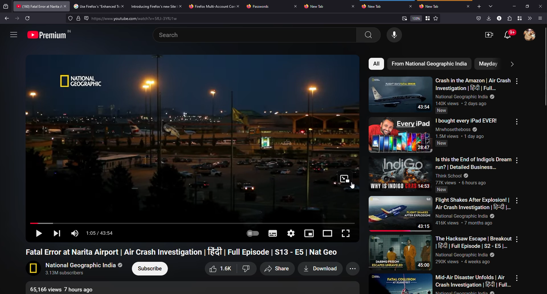 The image size is (547, 294). What do you see at coordinates (38, 234) in the screenshot?
I see `play` at bounding box center [38, 234].